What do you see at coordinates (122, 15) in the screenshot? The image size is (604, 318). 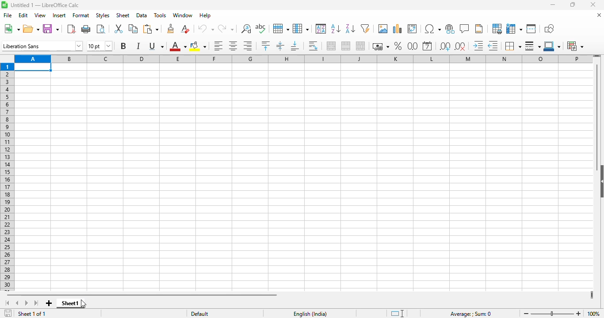 I see `sheet` at bounding box center [122, 15].